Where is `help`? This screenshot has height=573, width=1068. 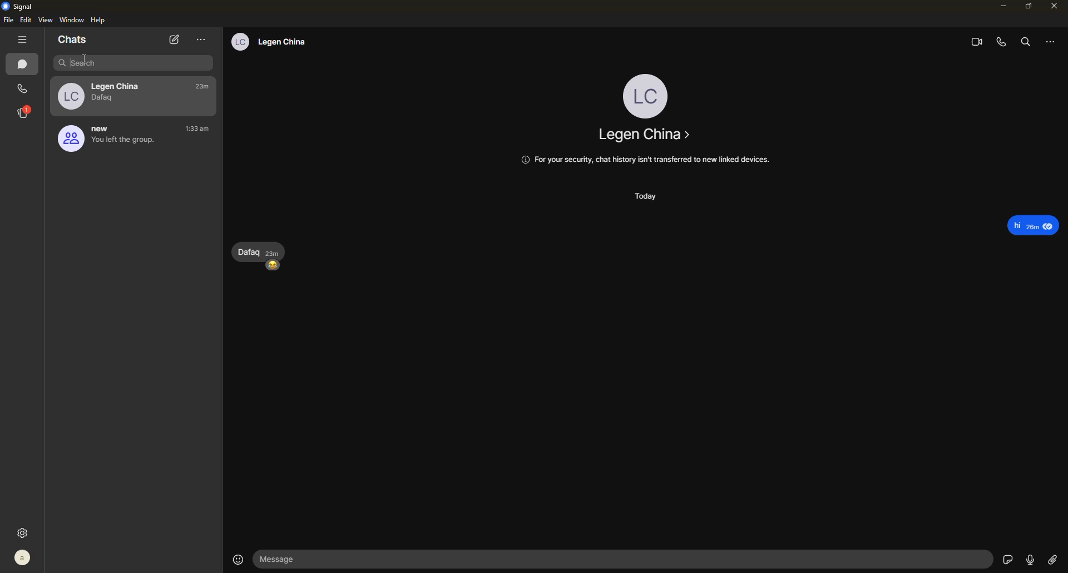
help is located at coordinates (98, 21).